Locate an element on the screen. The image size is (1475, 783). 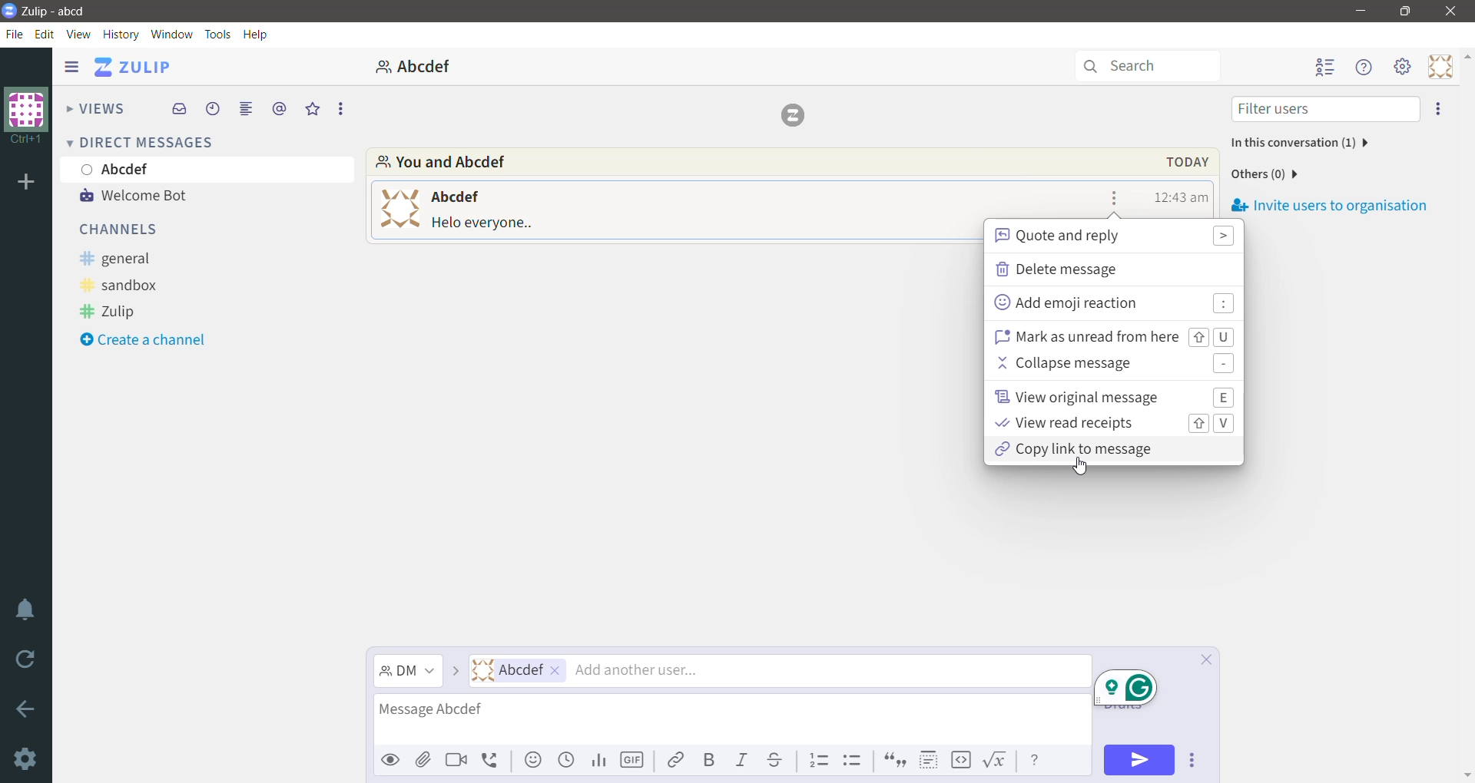
Numbered list is located at coordinates (818, 759).